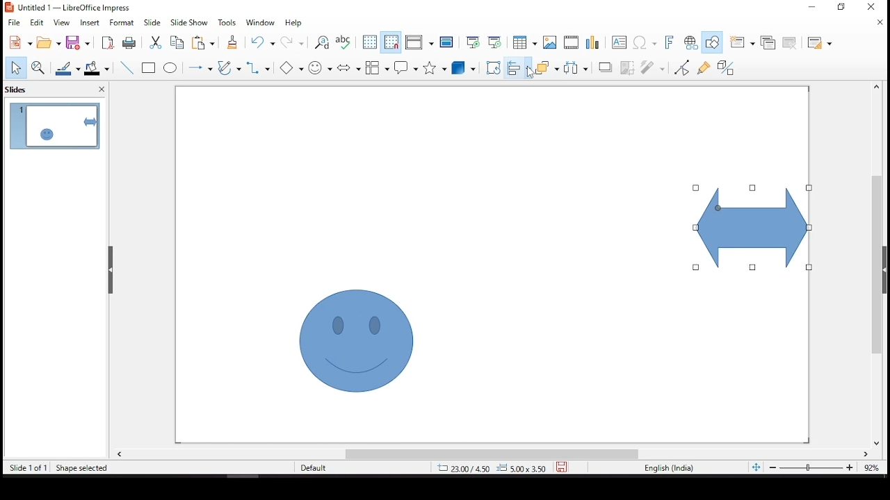  Describe the element at coordinates (419, 43) in the screenshot. I see `display views` at that location.